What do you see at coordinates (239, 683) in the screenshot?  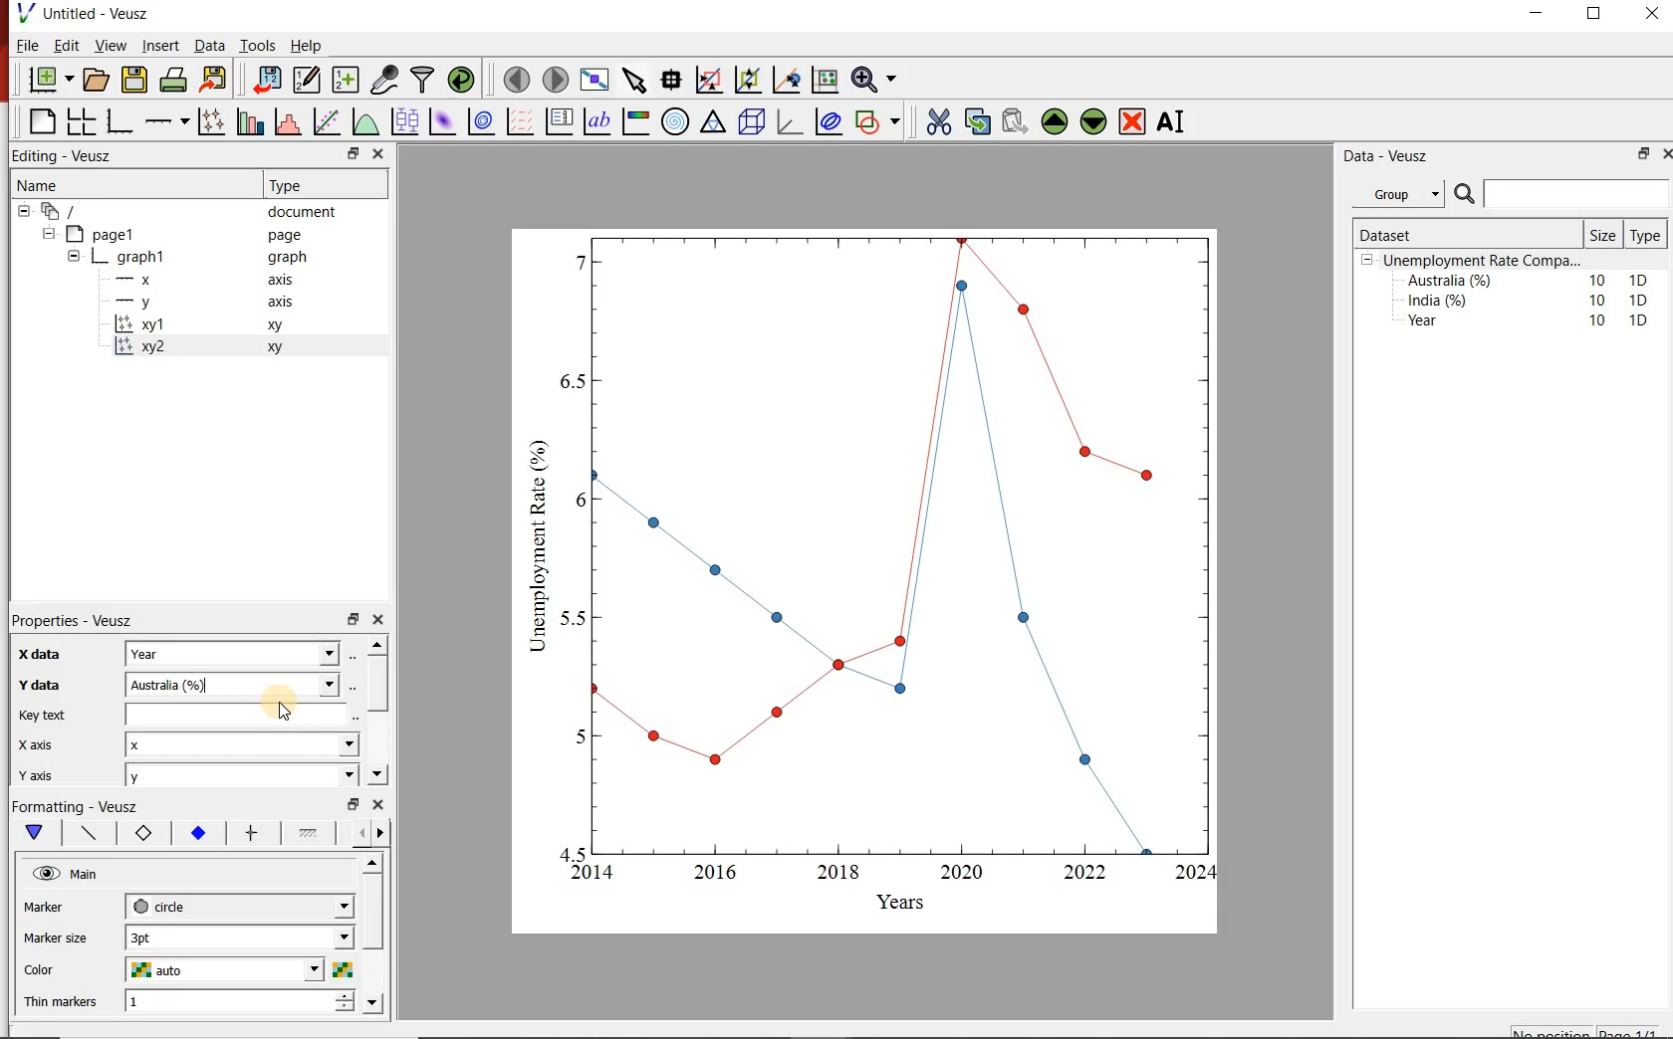 I see `Australia (%)` at bounding box center [239, 683].